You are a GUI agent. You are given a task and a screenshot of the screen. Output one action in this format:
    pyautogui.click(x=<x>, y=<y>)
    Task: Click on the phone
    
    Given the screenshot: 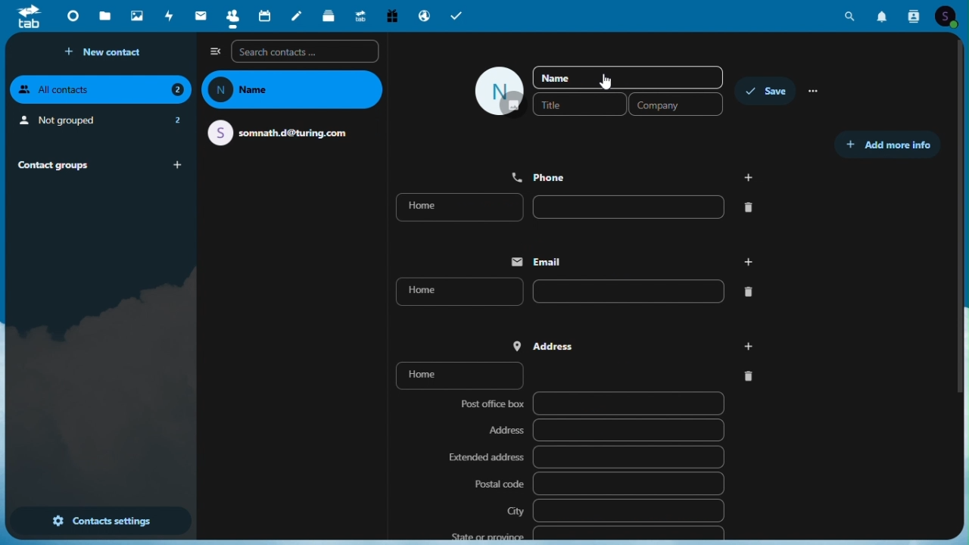 What is the action you would take?
    pyautogui.click(x=634, y=176)
    